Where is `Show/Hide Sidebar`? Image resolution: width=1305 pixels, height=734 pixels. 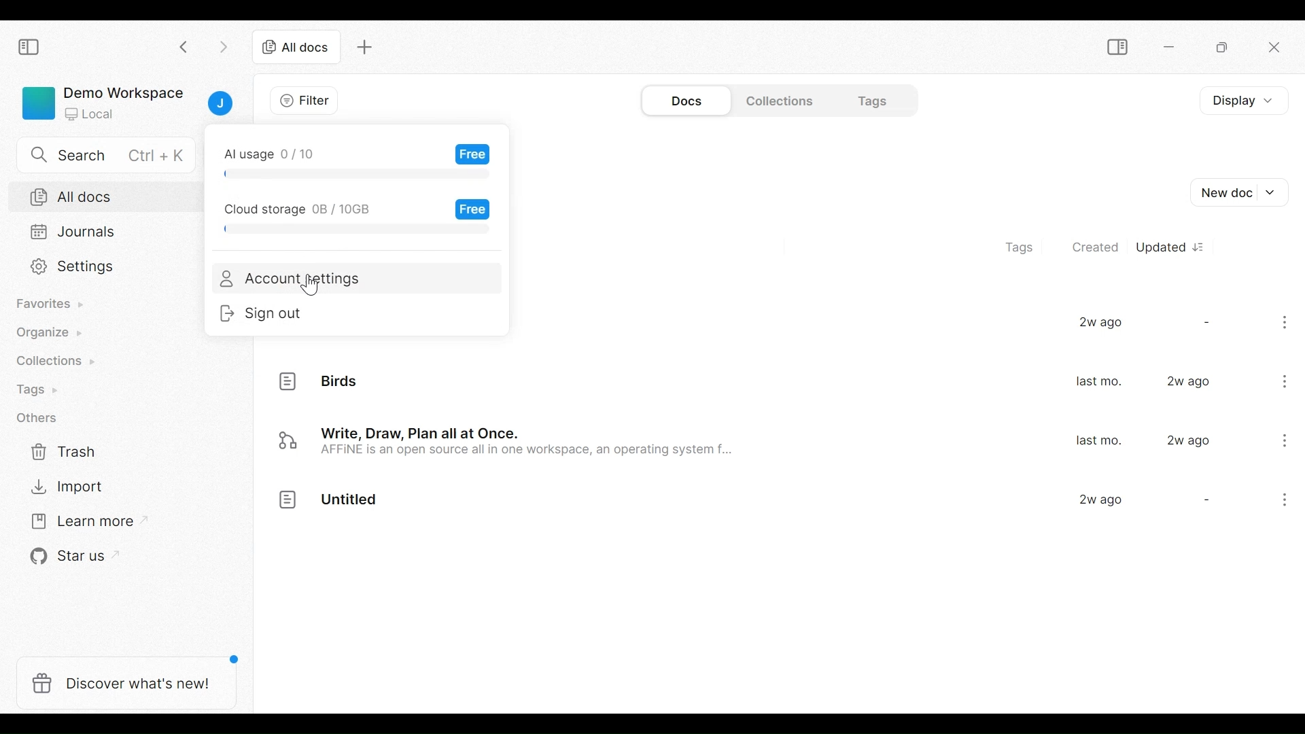 Show/Hide Sidebar is located at coordinates (31, 48).